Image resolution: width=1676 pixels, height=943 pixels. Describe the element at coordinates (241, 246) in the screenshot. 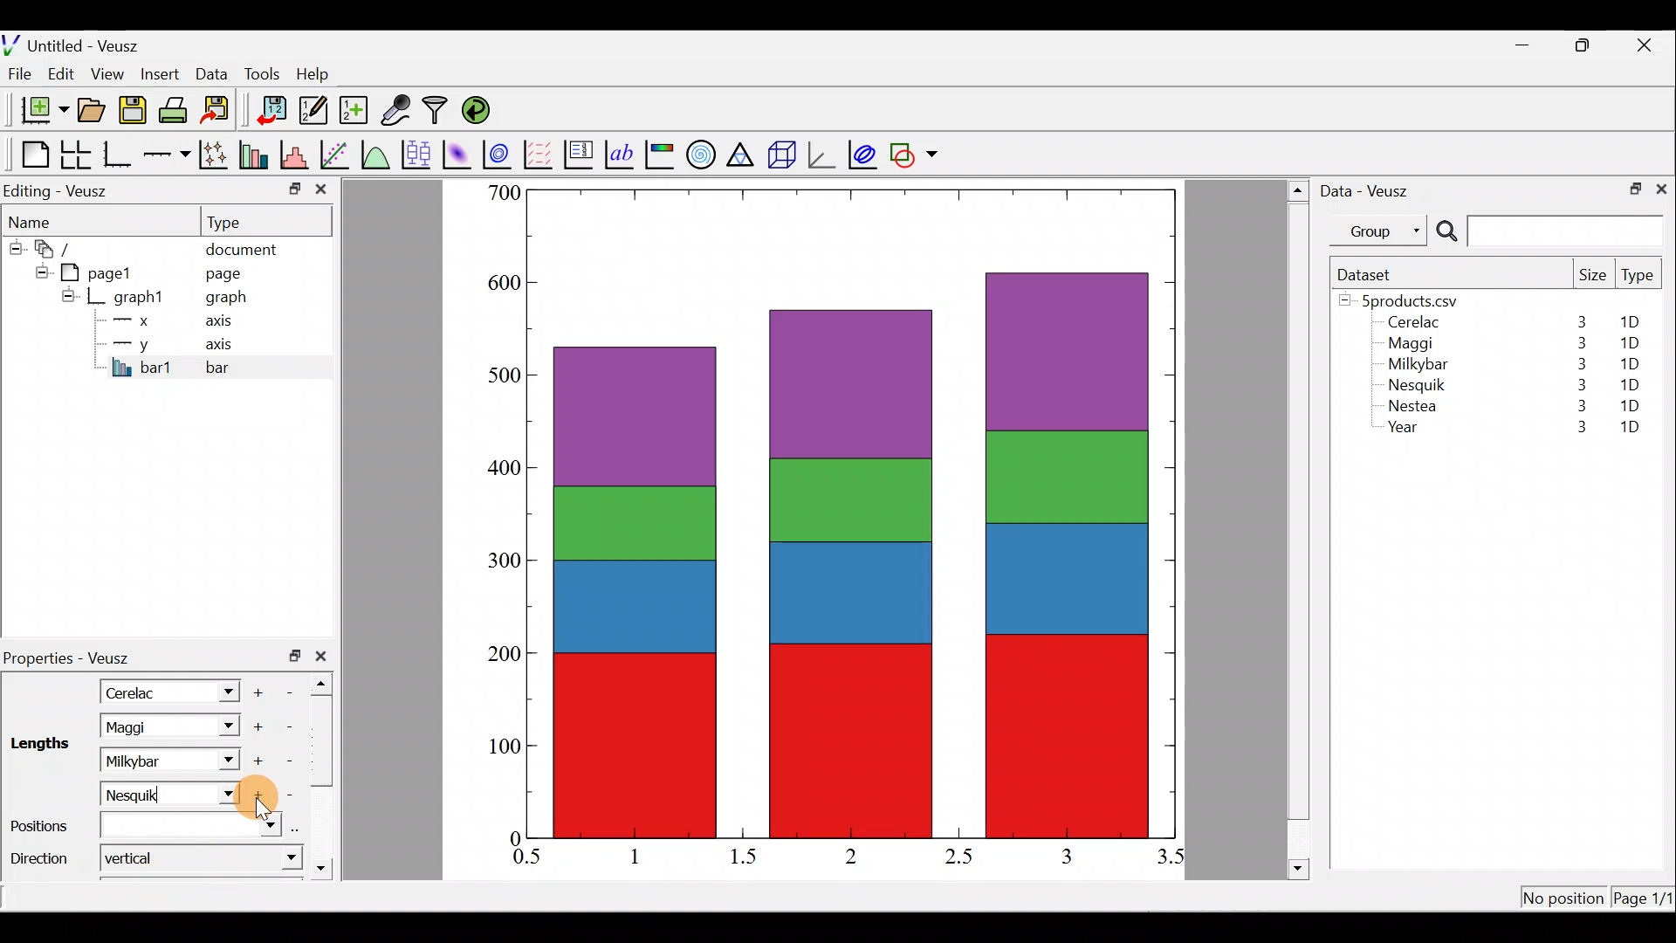

I see `document` at that location.